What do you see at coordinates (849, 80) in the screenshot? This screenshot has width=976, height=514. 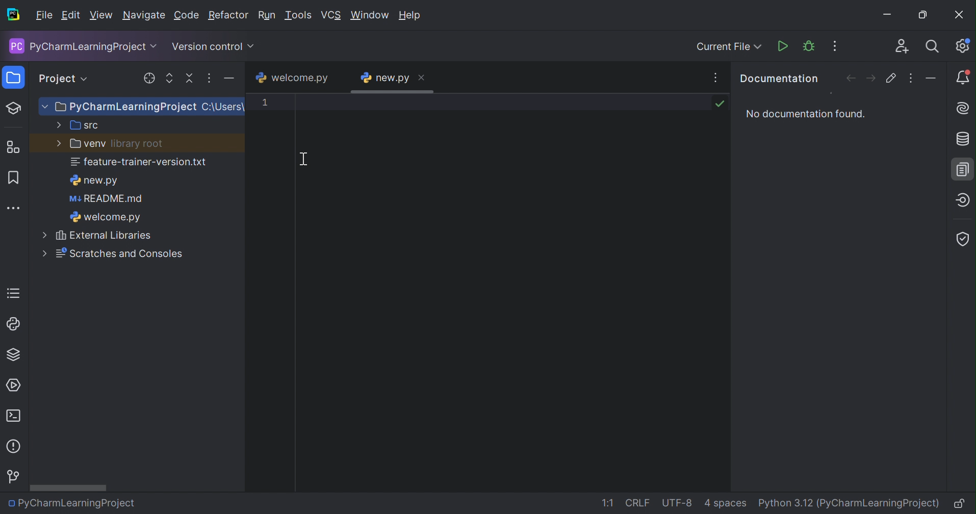 I see `Back` at bounding box center [849, 80].